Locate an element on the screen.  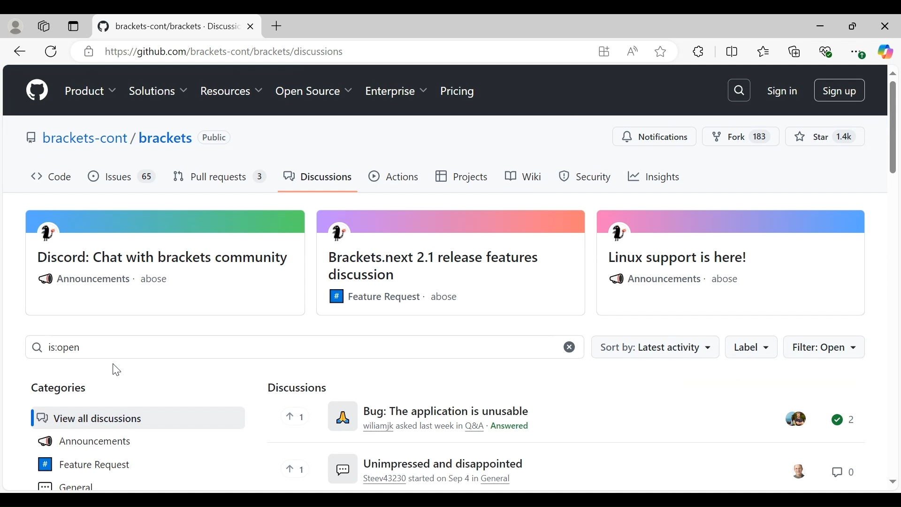
Vertical Scroll bar is located at coordinates (892, 279).